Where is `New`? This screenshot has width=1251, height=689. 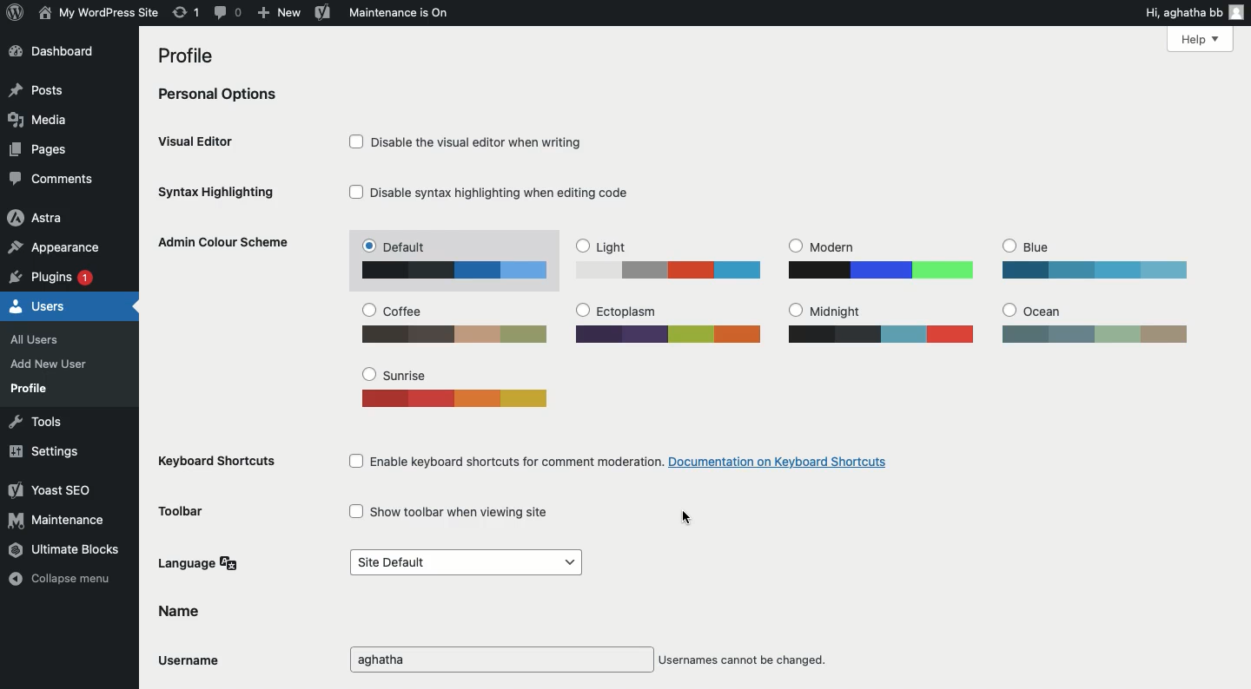 New is located at coordinates (280, 13).